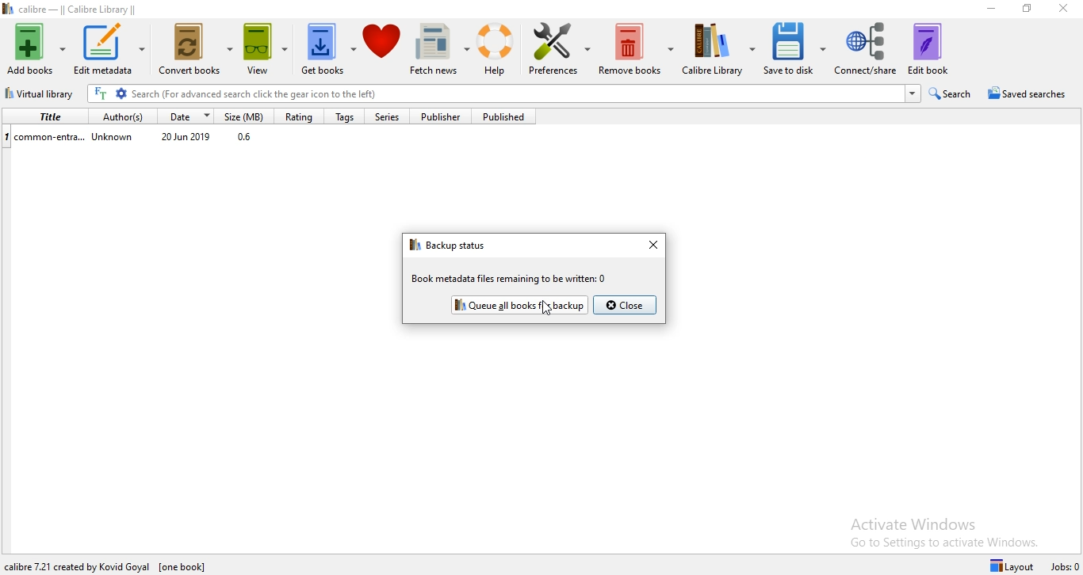 The width and height of the screenshot is (1083, 575). I want to click on 0.6, so click(248, 139).